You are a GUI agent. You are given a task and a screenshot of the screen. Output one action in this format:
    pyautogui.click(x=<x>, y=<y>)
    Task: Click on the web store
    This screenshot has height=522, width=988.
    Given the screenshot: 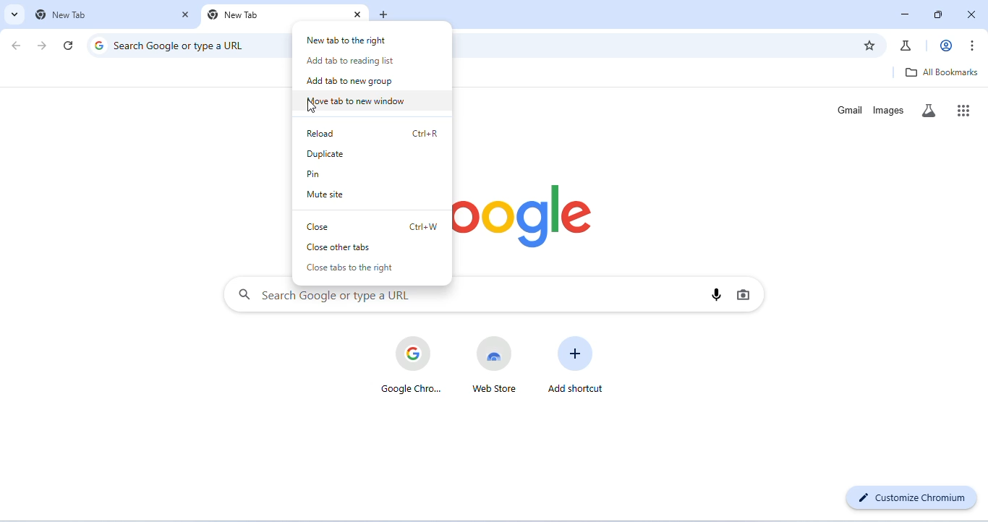 What is the action you would take?
    pyautogui.click(x=495, y=364)
    